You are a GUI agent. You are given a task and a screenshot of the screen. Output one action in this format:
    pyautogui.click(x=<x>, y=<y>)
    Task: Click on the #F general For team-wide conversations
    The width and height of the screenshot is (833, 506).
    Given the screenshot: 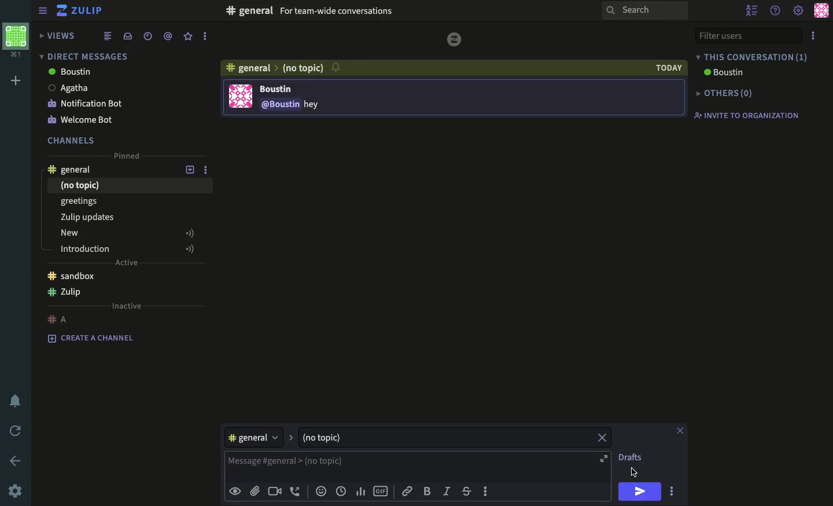 What is the action you would take?
    pyautogui.click(x=361, y=10)
    